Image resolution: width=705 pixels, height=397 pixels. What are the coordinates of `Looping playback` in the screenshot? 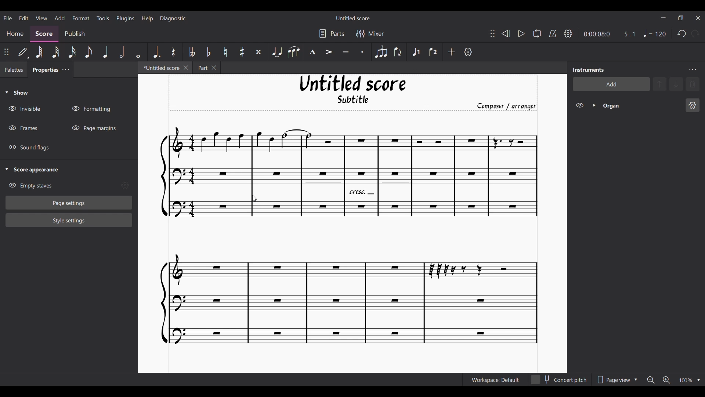 It's located at (536, 33).